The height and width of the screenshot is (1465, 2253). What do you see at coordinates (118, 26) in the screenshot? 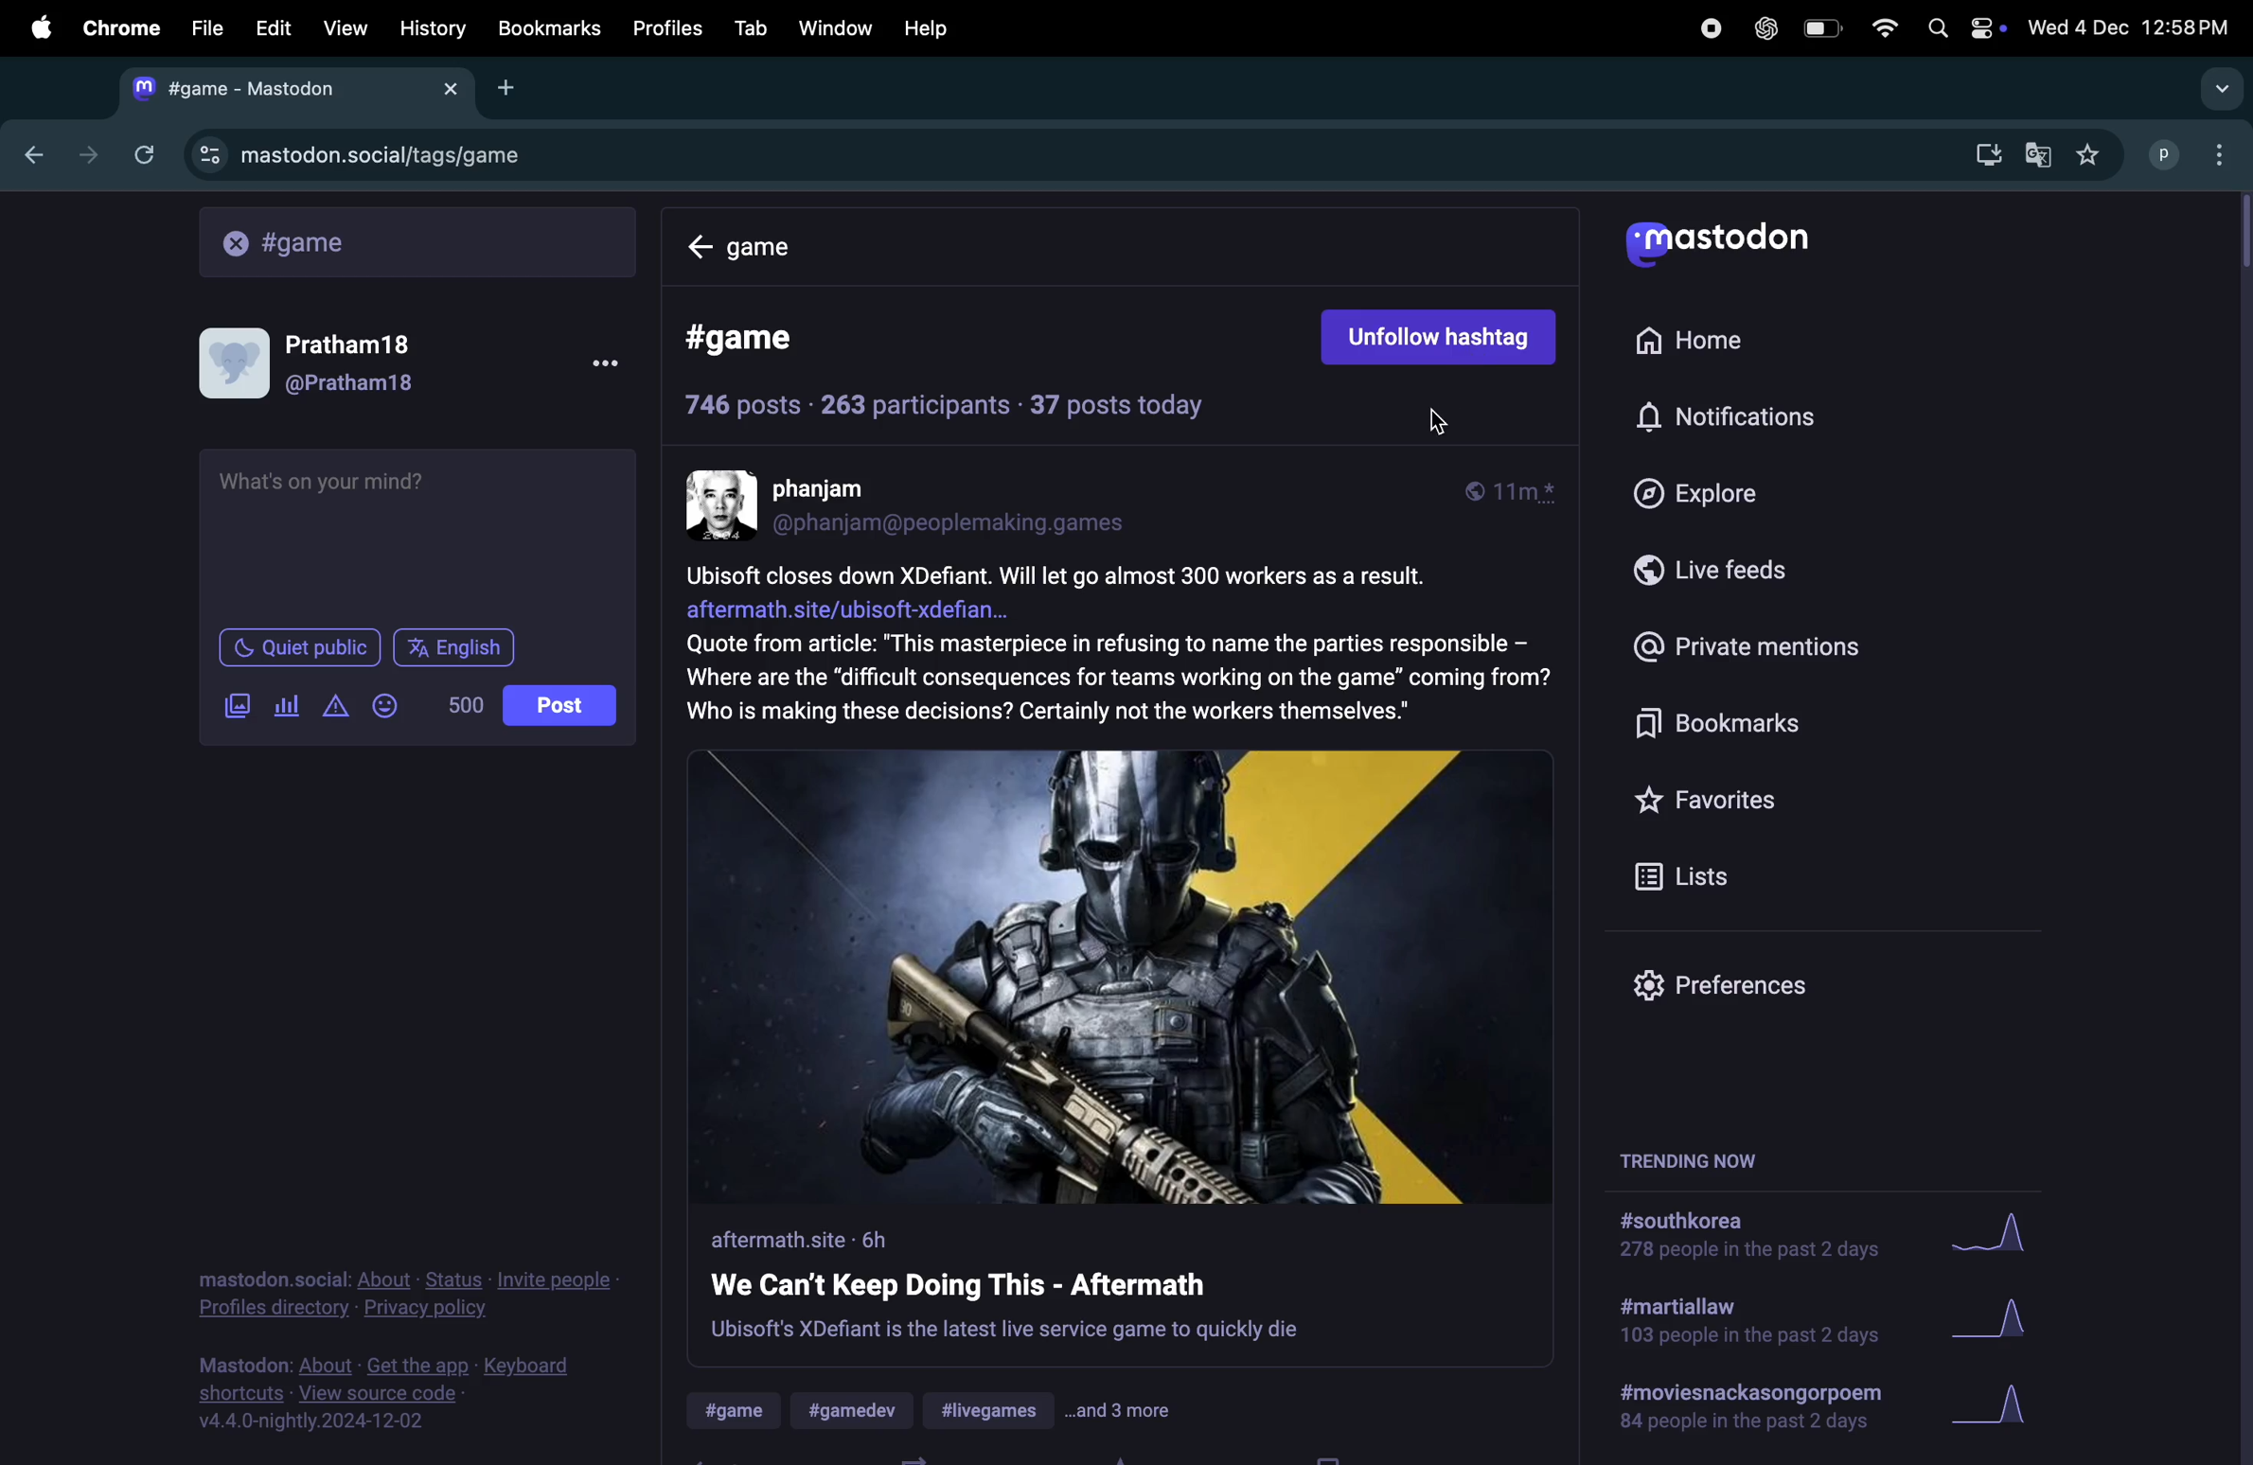
I see `Chrome` at bounding box center [118, 26].